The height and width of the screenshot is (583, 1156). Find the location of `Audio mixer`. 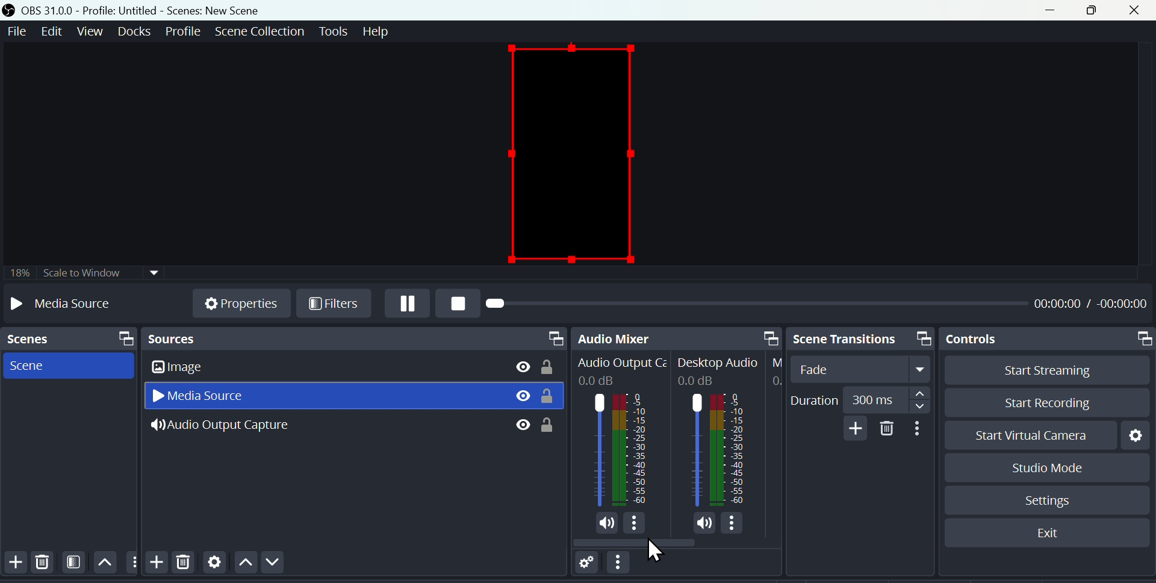

Audio mixer is located at coordinates (679, 337).